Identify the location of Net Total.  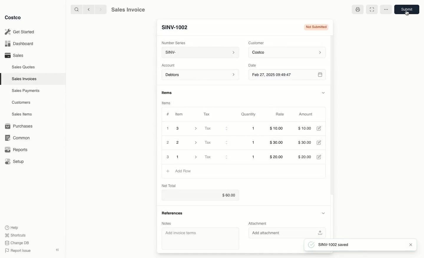
(170, 185).